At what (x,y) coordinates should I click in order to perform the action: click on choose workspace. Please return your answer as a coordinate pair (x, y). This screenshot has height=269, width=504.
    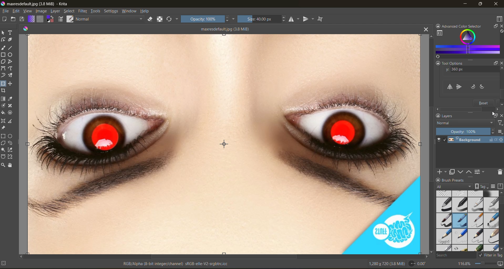
    Looking at the image, I should click on (499, 19).